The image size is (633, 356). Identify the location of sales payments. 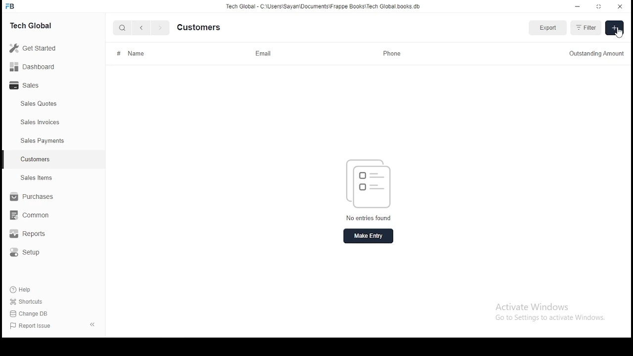
(41, 141).